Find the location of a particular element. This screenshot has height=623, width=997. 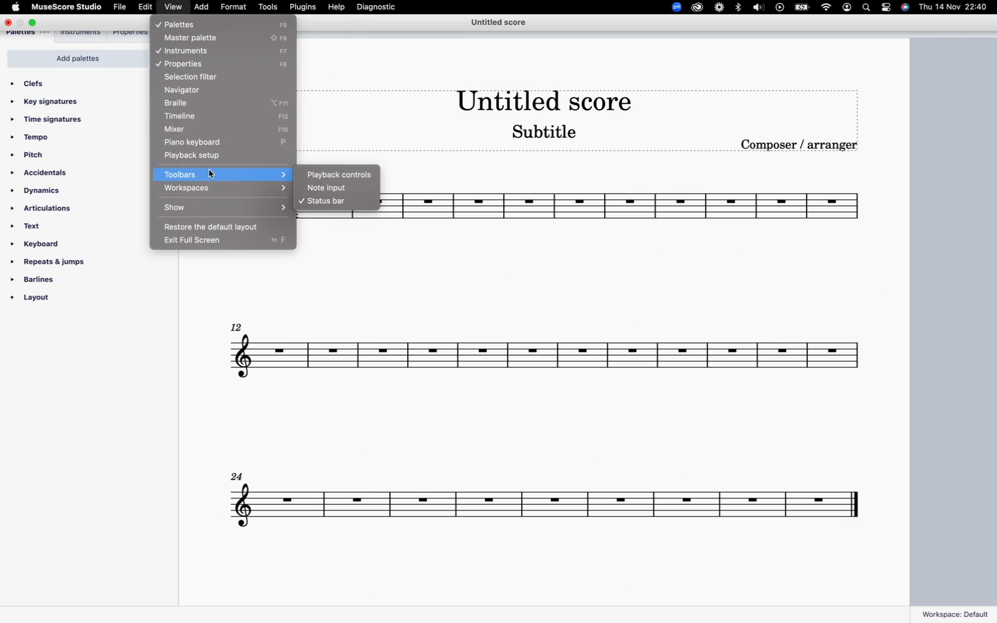

bluetooth is located at coordinates (738, 8).